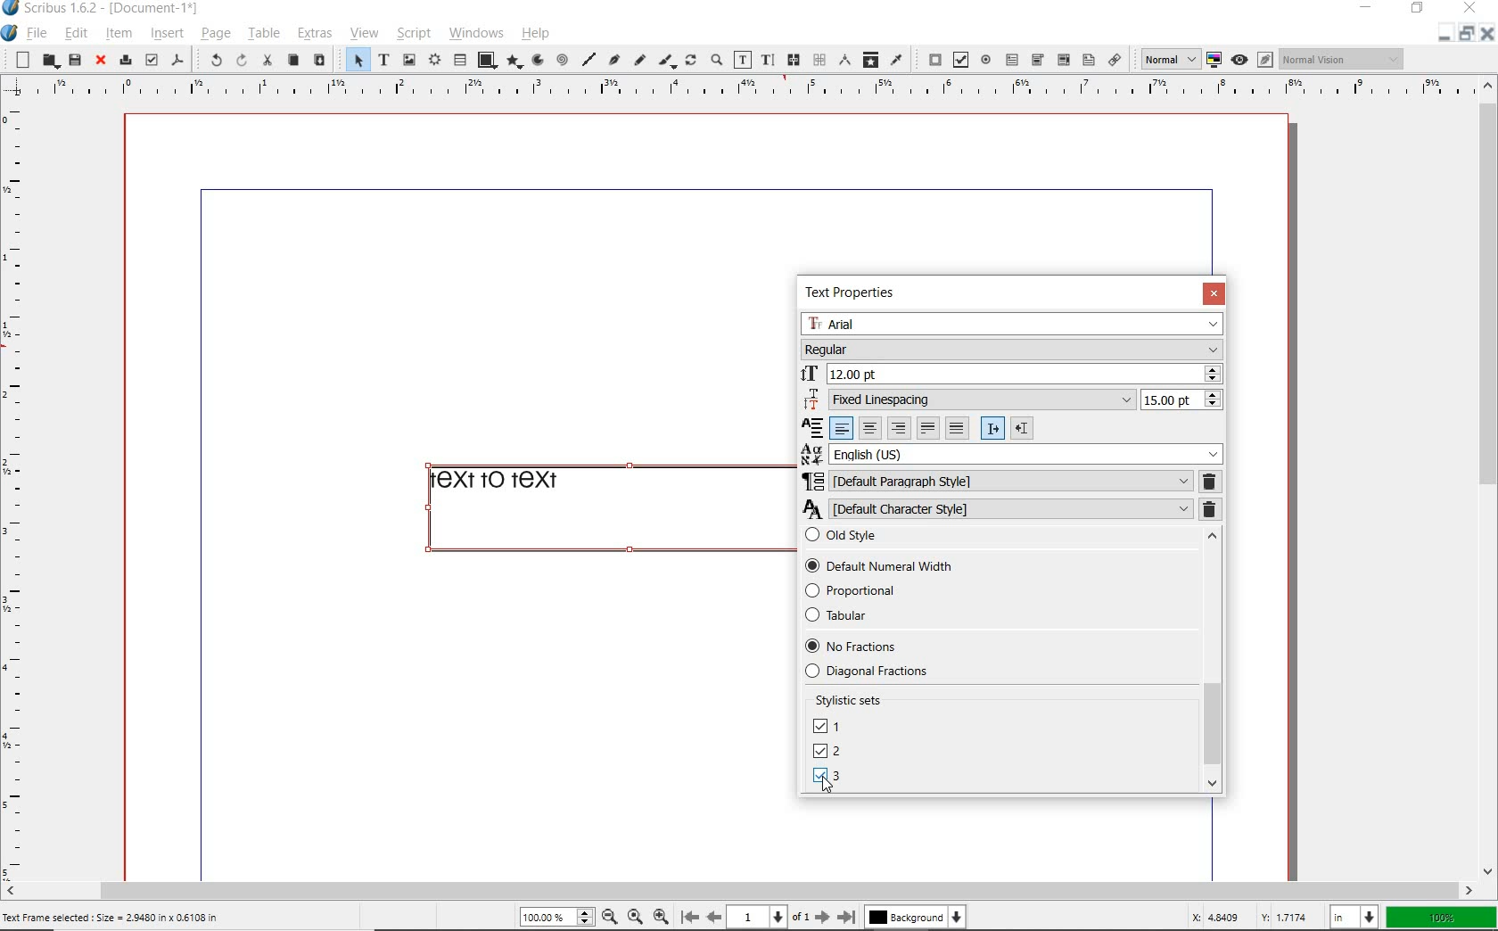  I want to click on view, so click(363, 36).